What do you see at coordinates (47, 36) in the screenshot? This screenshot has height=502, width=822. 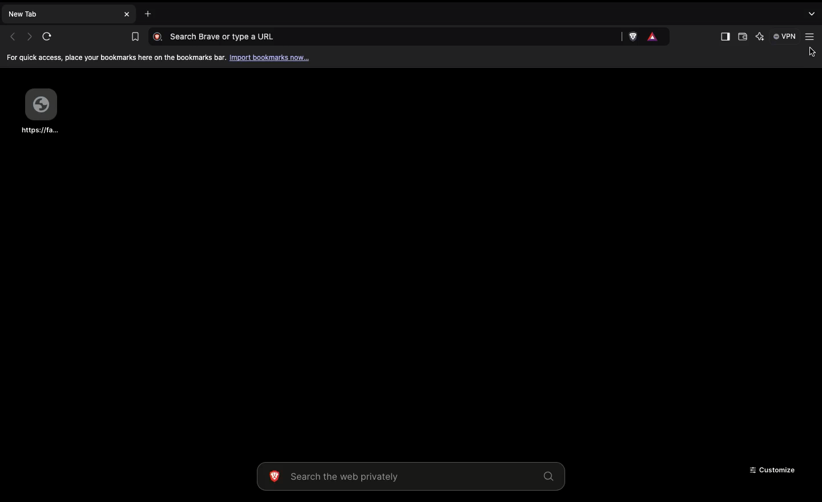 I see `Refresh page` at bounding box center [47, 36].